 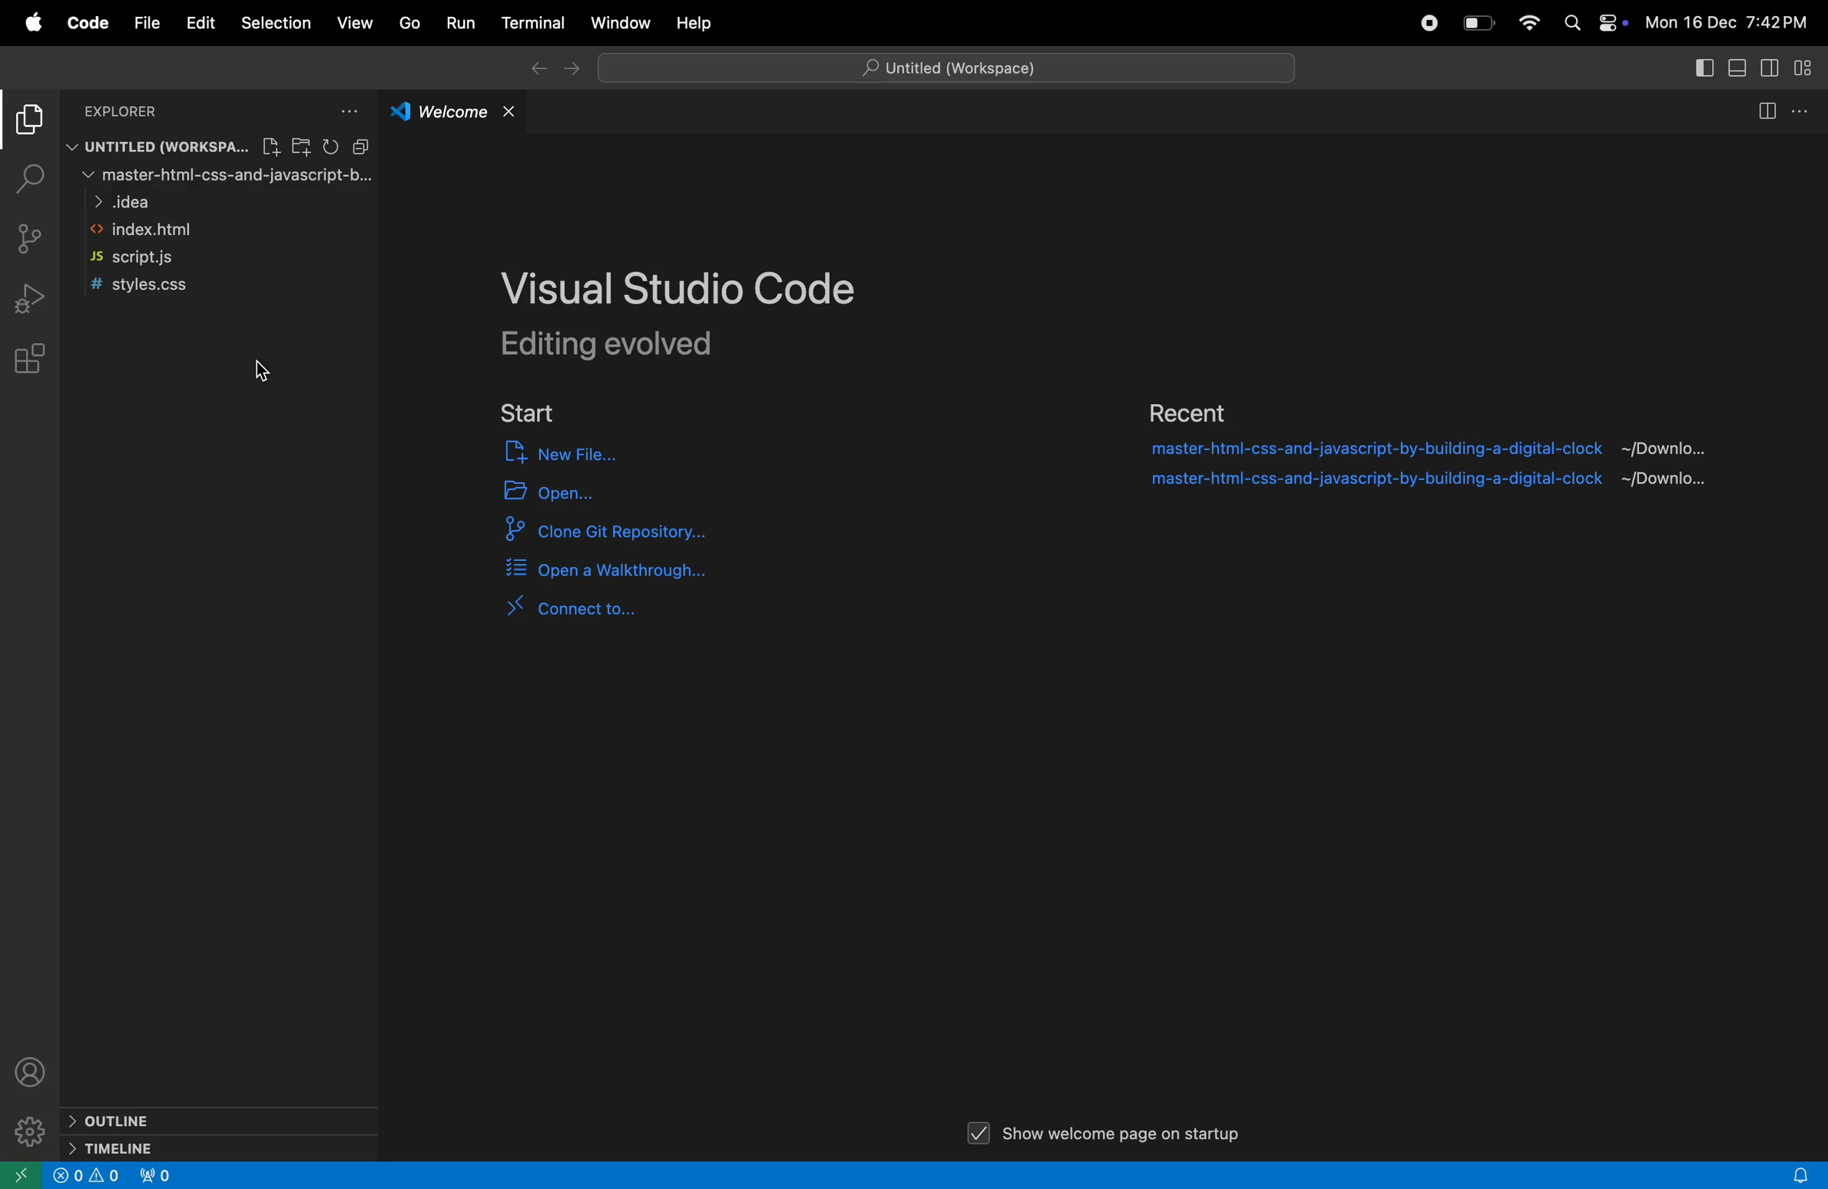 What do you see at coordinates (950, 68) in the screenshot?
I see `Search bar` at bounding box center [950, 68].